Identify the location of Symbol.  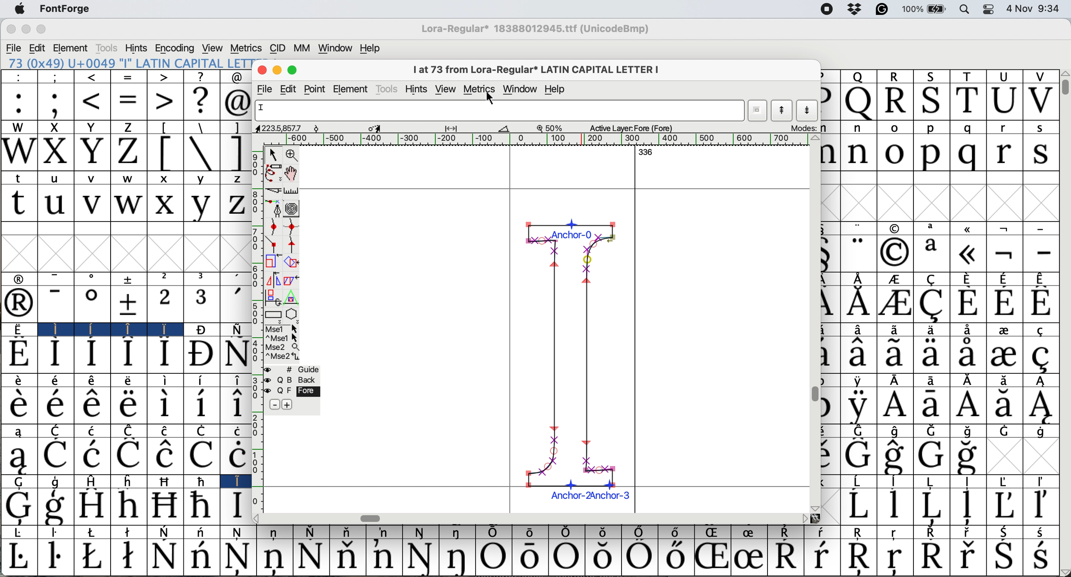
(787, 556).